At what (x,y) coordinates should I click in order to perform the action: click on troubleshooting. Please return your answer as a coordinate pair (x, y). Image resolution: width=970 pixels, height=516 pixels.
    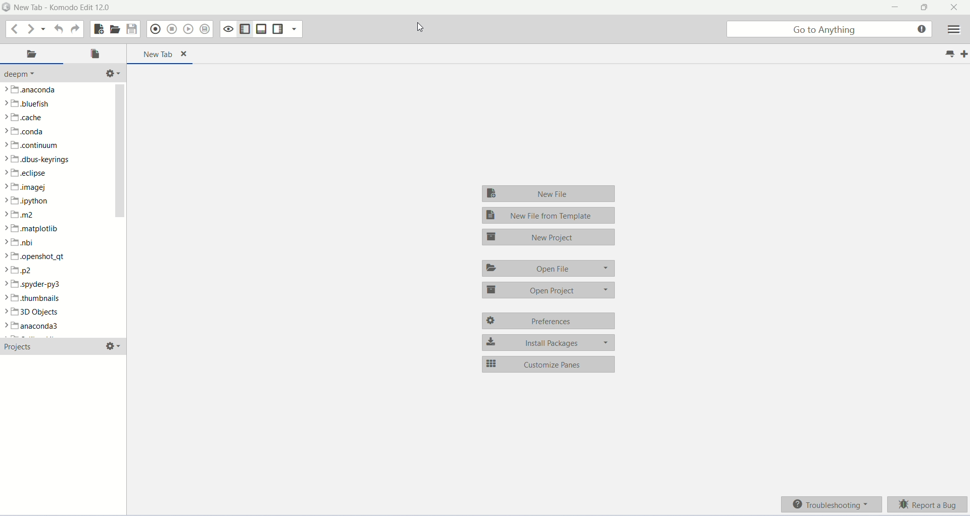
    Looking at the image, I should click on (833, 506).